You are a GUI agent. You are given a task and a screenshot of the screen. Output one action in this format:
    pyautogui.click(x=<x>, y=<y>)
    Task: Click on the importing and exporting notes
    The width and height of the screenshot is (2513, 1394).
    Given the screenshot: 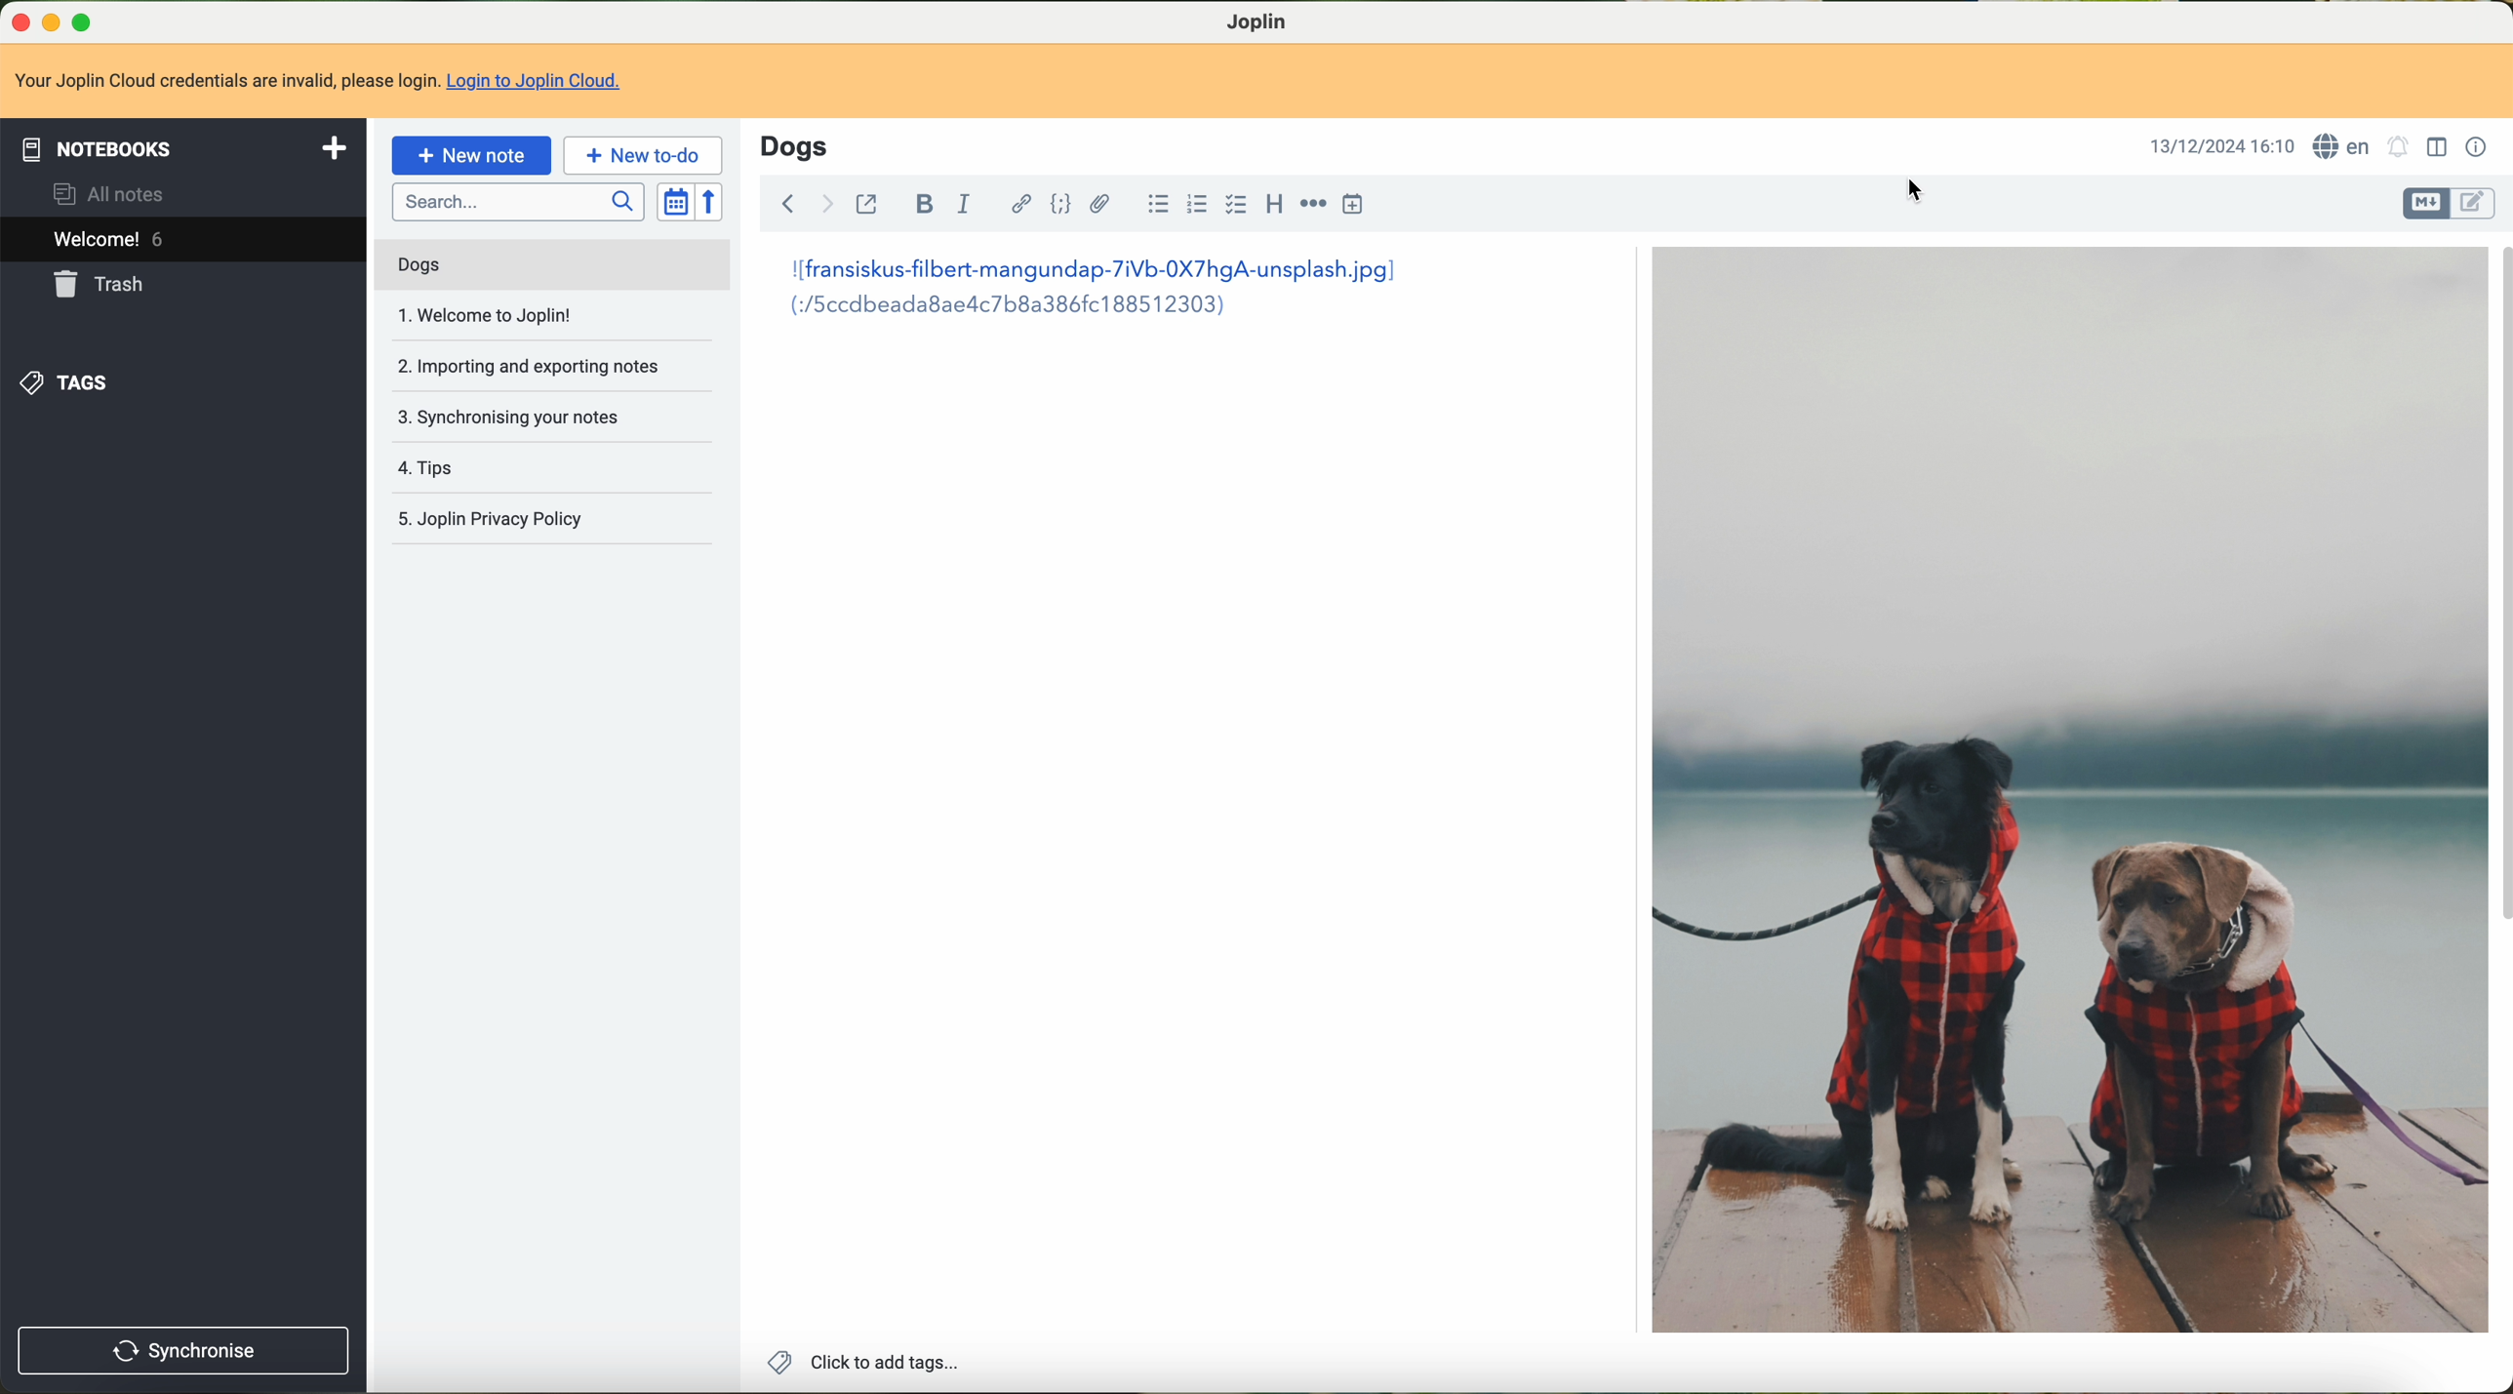 What is the action you would take?
    pyautogui.click(x=537, y=364)
    